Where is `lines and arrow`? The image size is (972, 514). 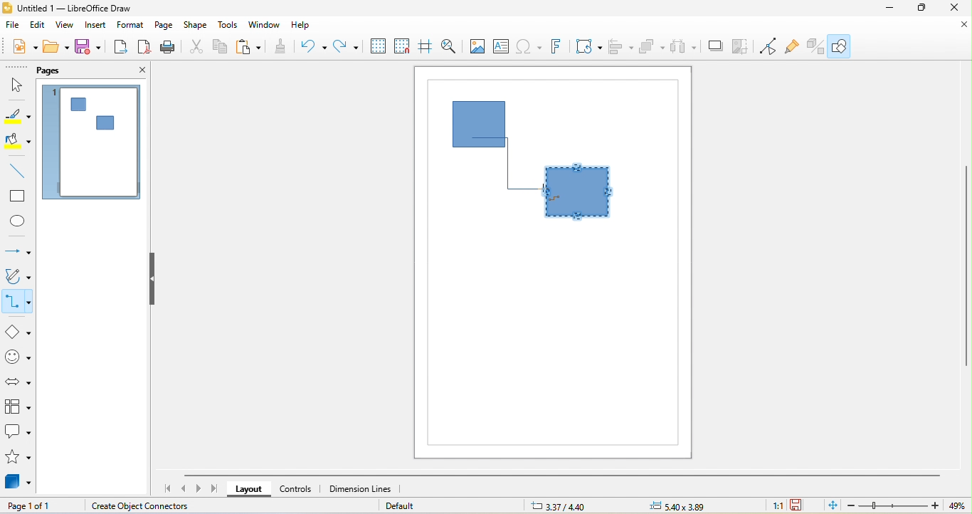 lines and arrow is located at coordinates (17, 251).